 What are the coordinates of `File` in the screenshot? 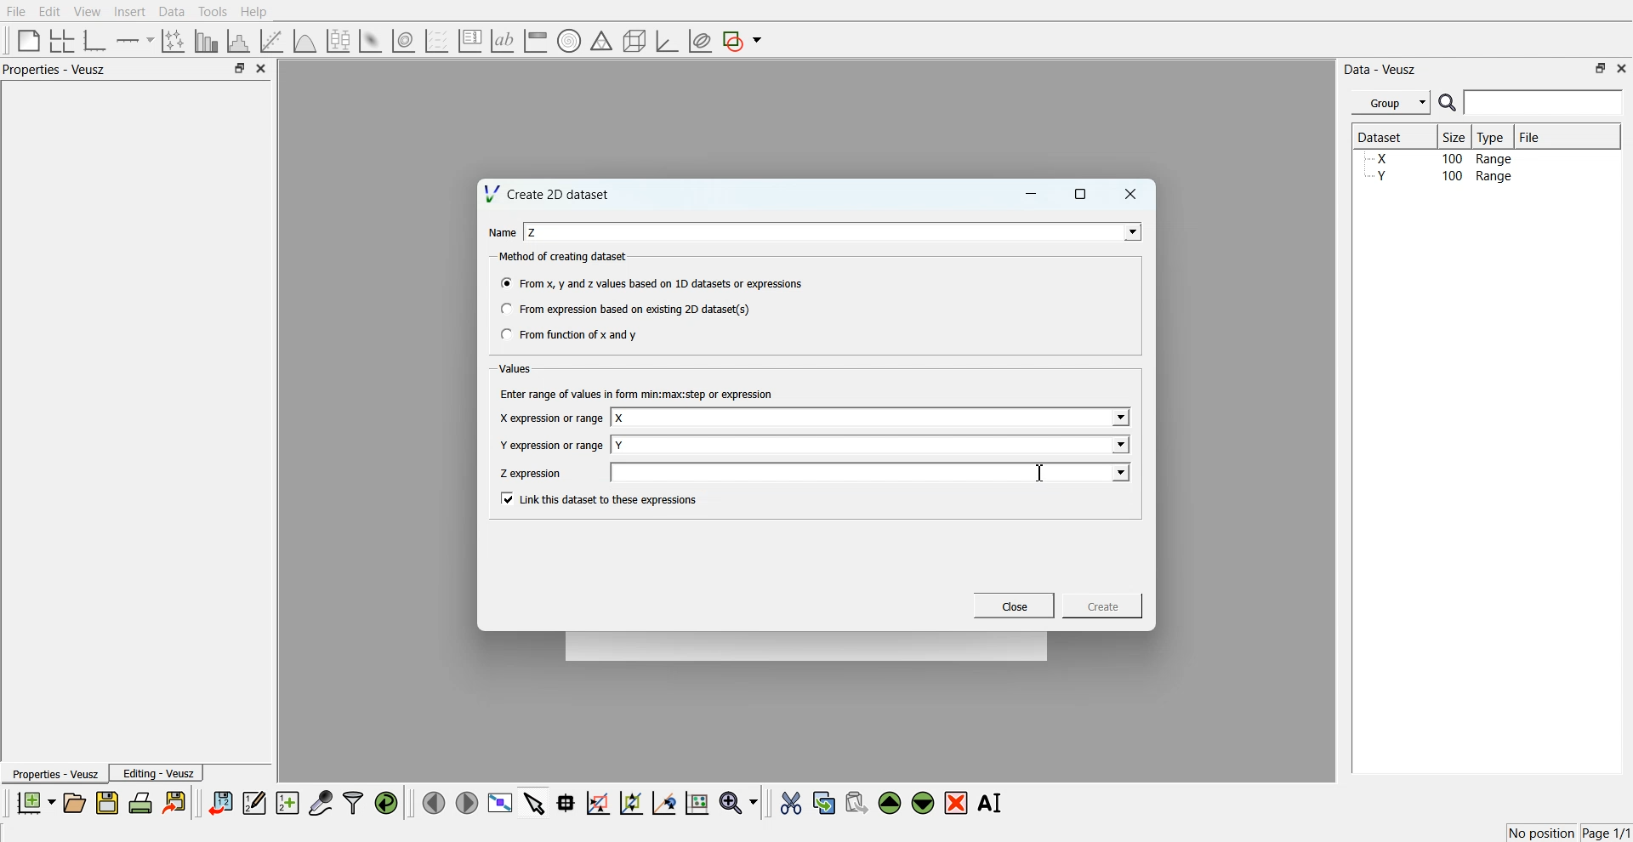 It's located at (1532, 136).